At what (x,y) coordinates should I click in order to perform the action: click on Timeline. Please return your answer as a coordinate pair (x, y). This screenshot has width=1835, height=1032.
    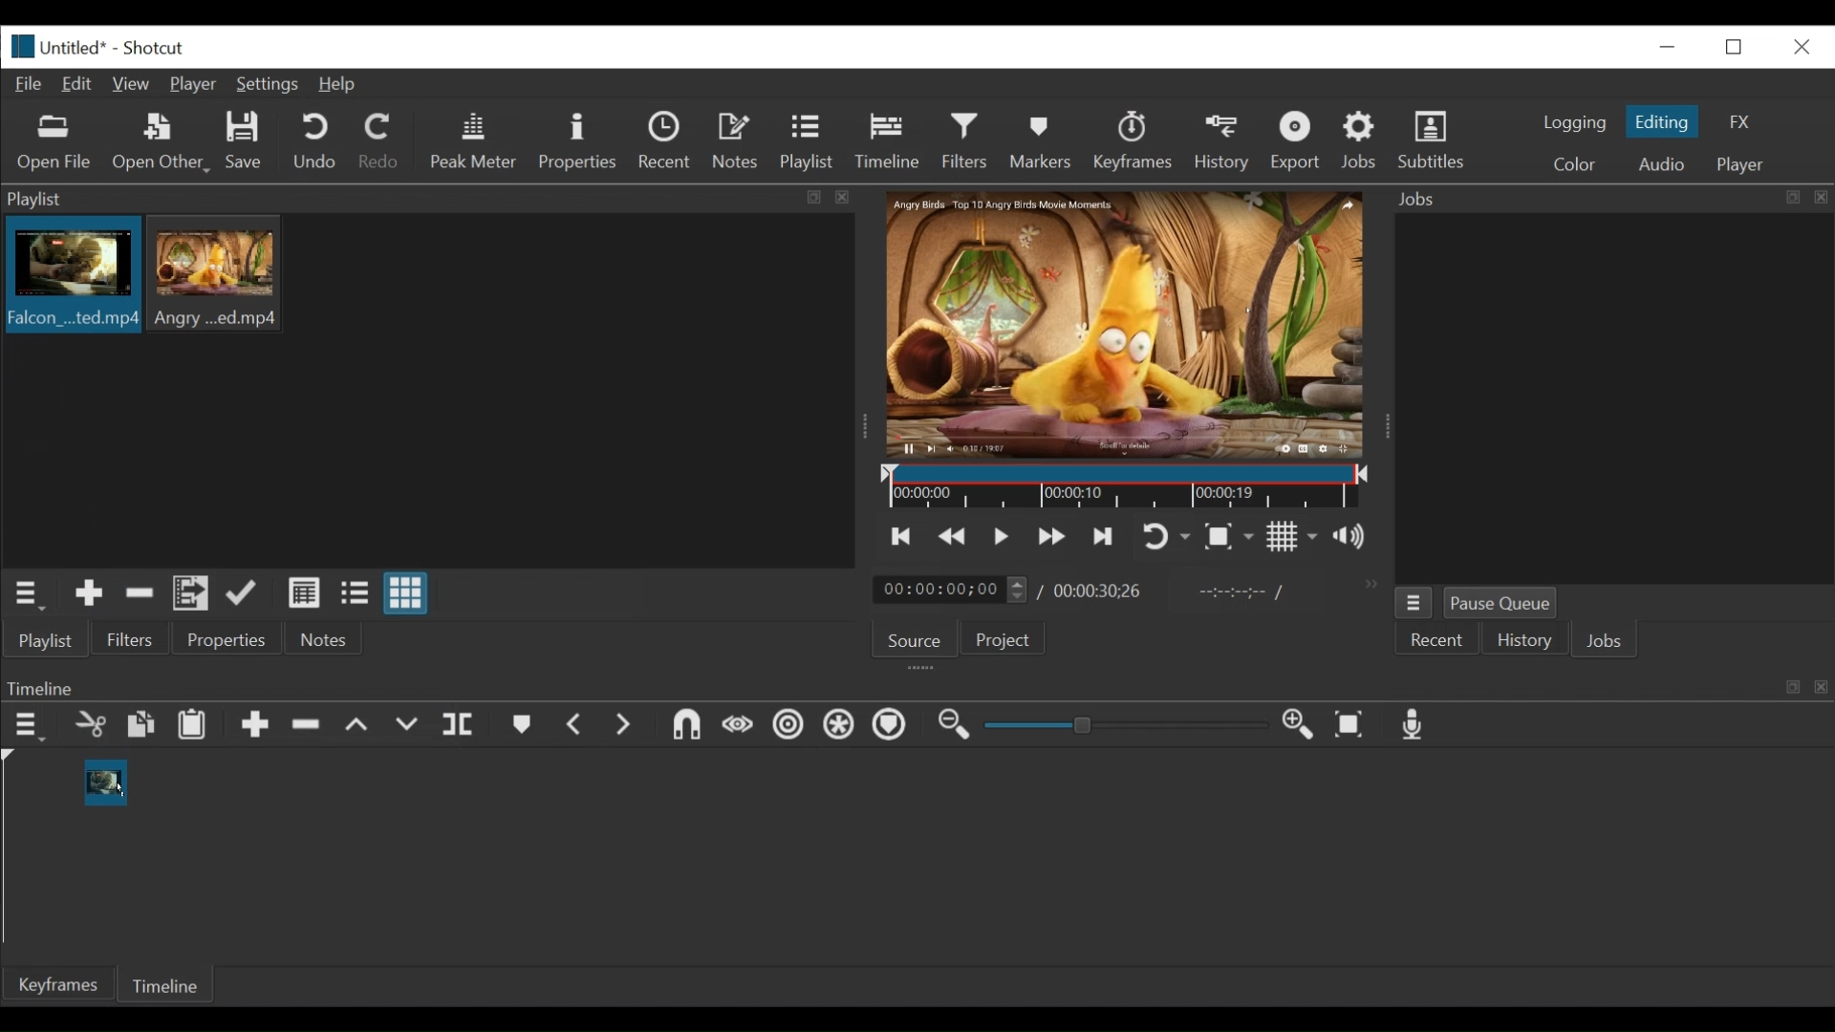
    Looking at the image, I should click on (1127, 487).